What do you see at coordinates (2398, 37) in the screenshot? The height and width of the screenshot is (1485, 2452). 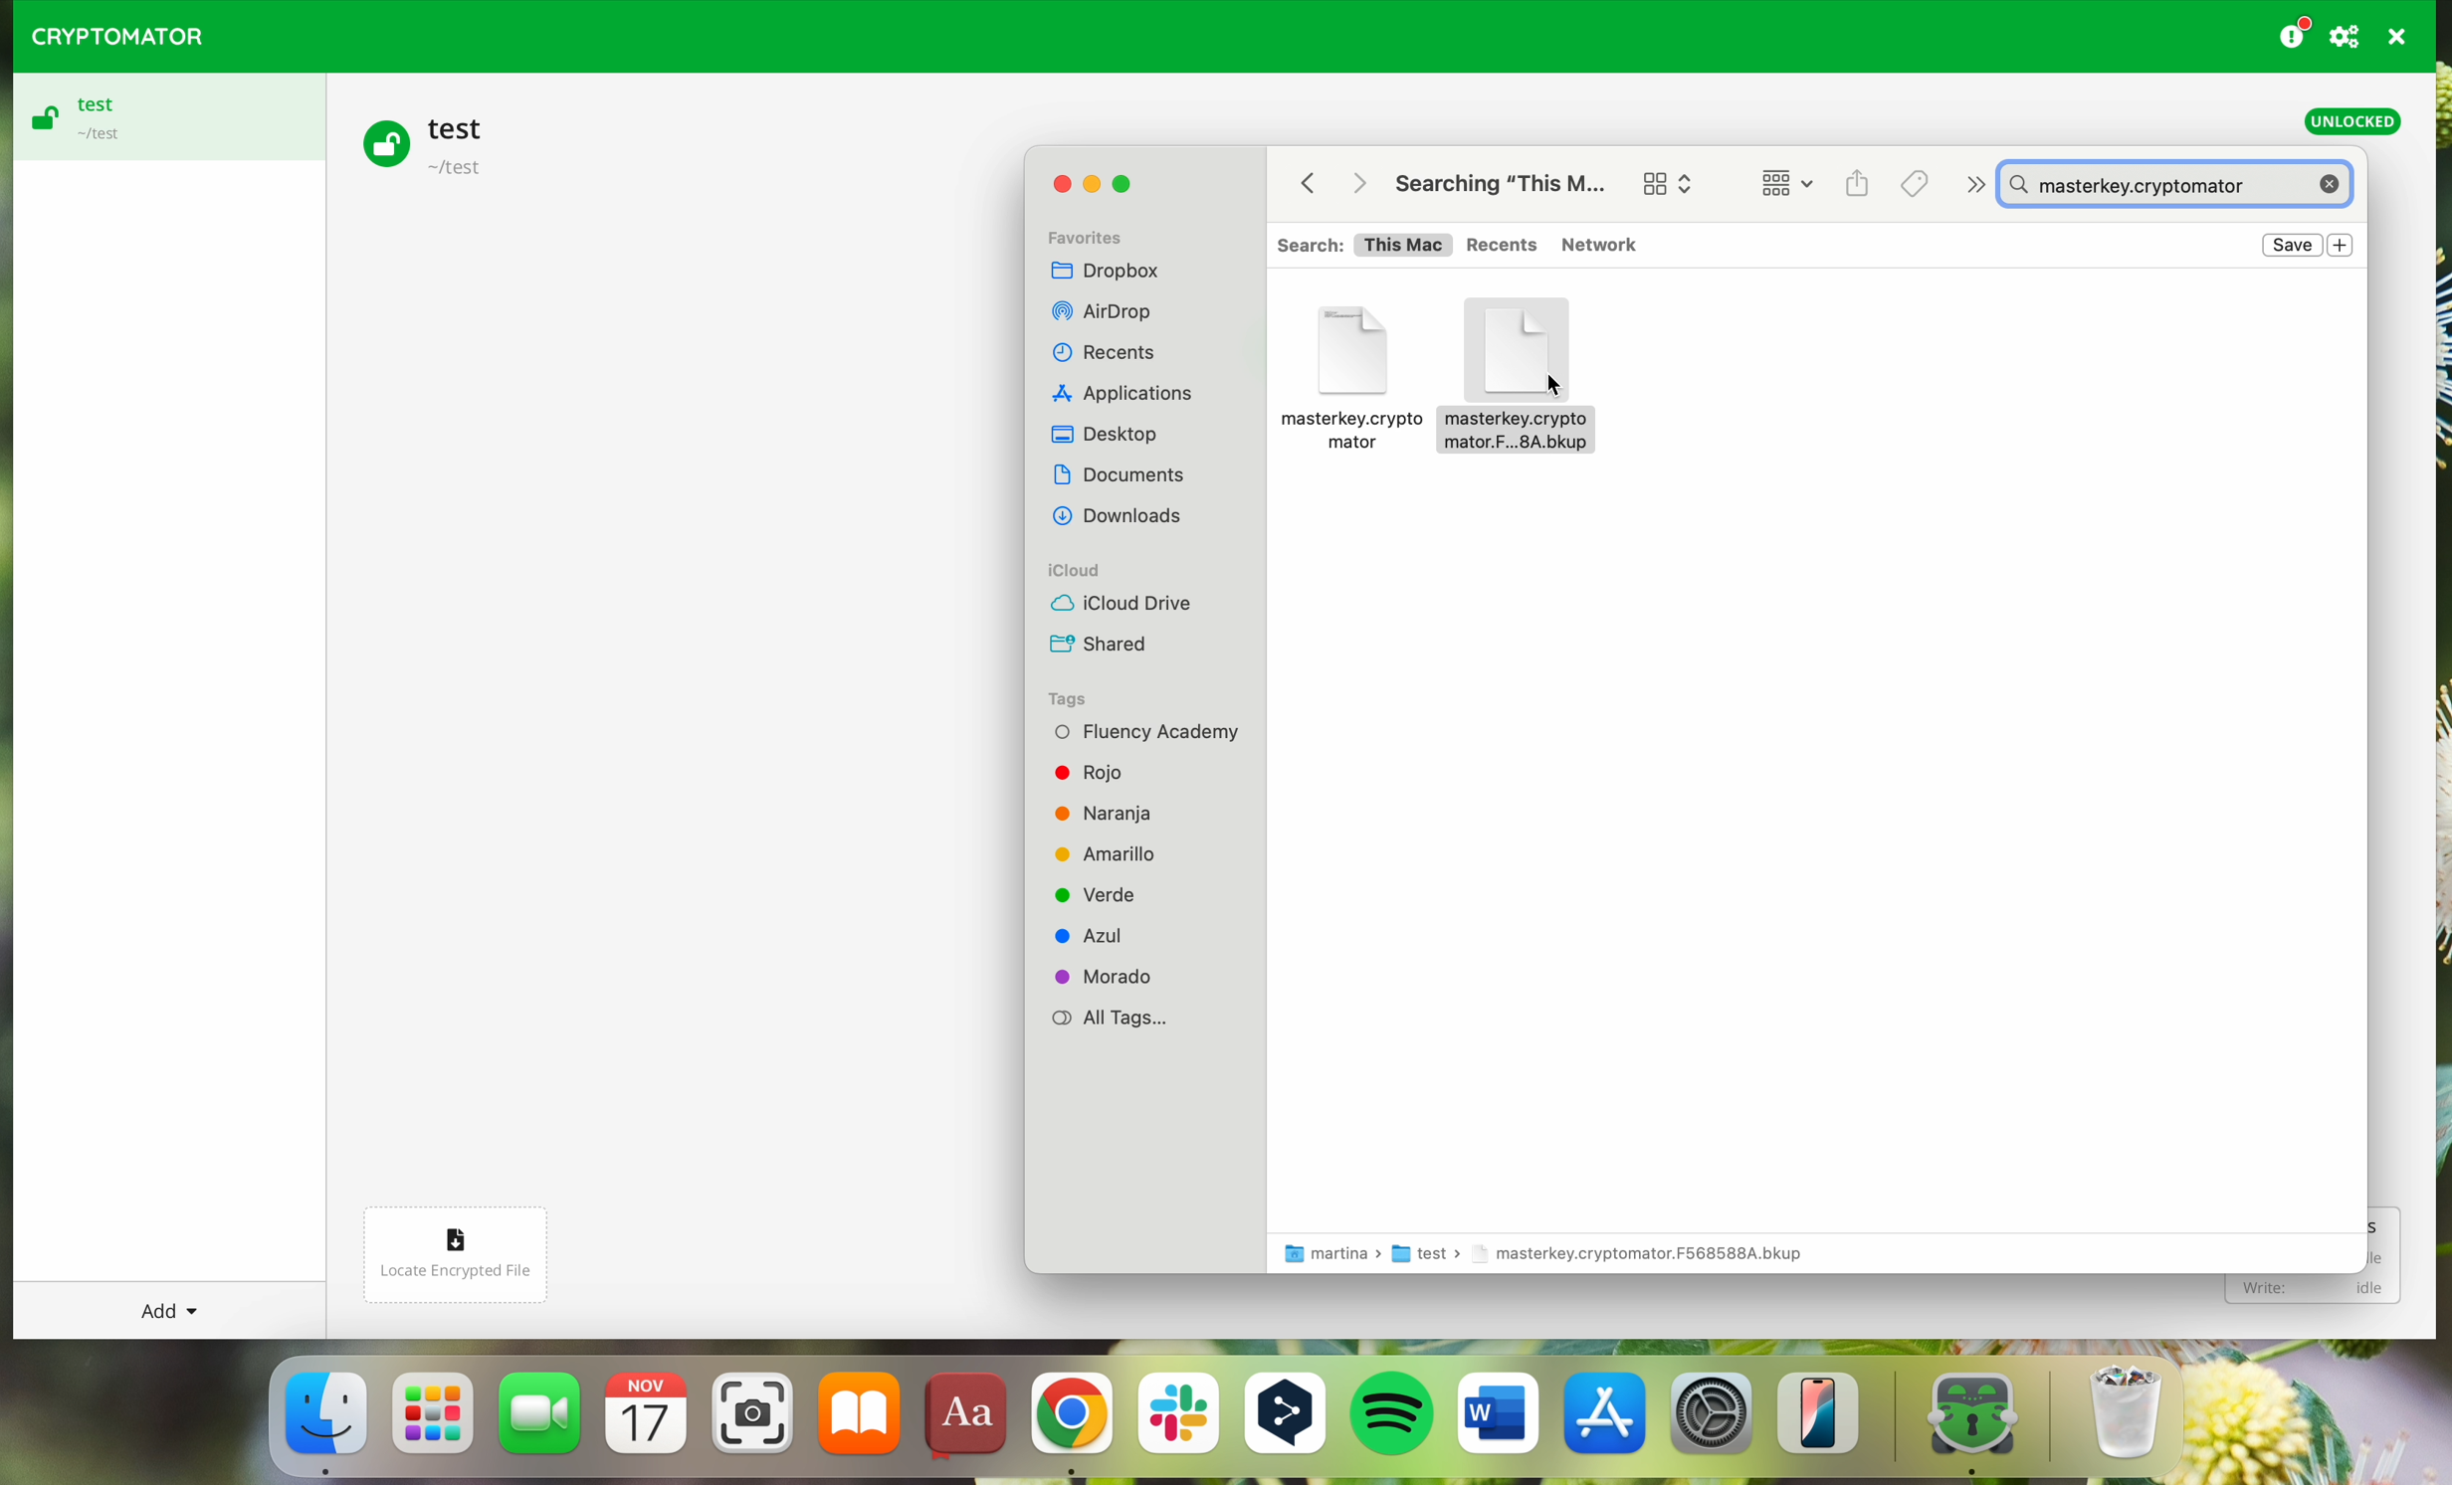 I see `quit program` at bounding box center [2398, 37].